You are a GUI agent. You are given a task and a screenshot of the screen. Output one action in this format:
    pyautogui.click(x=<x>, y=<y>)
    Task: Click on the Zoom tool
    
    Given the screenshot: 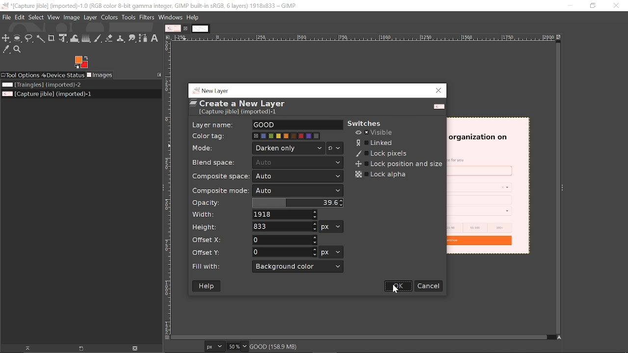 What is the action you would take?
    pyautogui.click(x=18, y=50)
    